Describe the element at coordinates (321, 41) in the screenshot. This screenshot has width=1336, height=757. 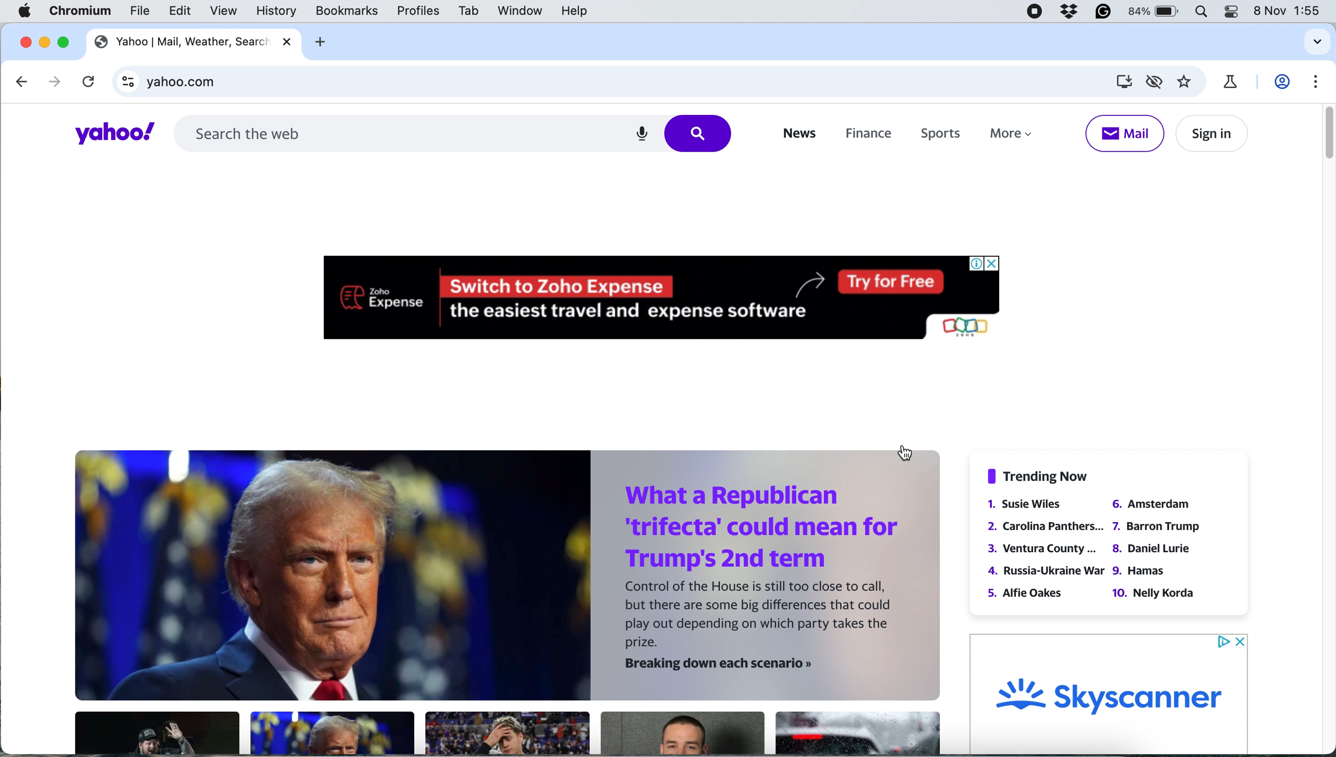
I see `add new tab` at that location.